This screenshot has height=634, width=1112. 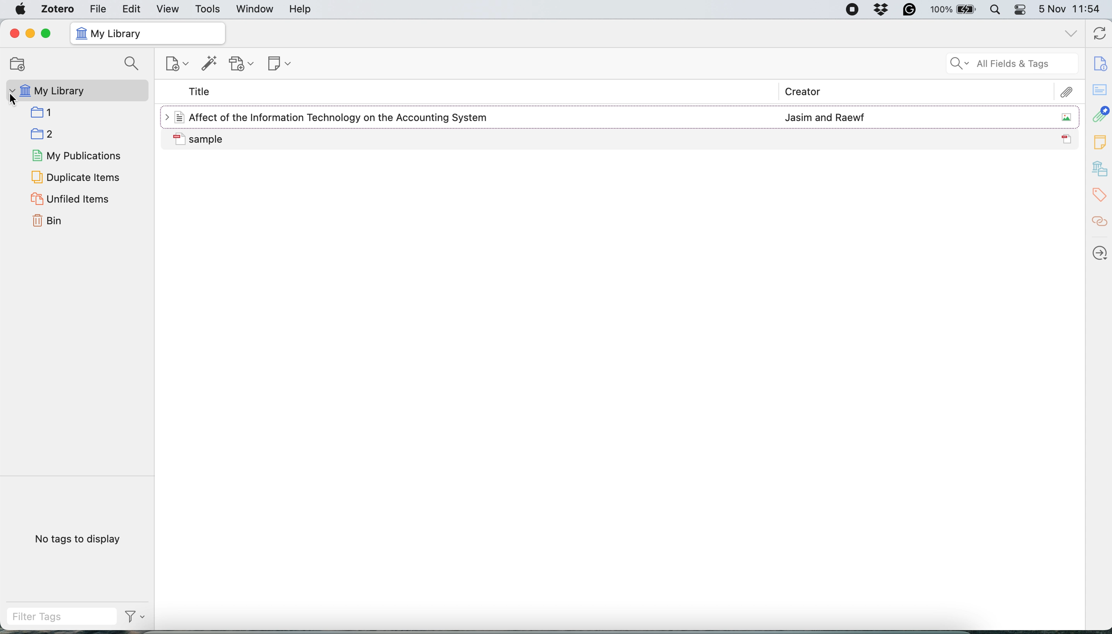 What do you see at coordinates (1097, 220) in the screenshot?
I see `related` at bounding box center [1097, 220].